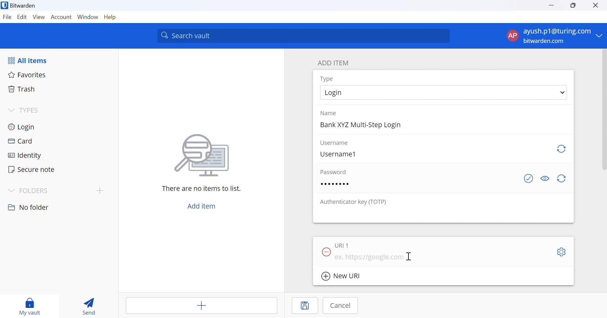 This screenshot has width=607, height=318. Describe the element at coordinates (335, 143) in the screenshot. I see `Username` at that location.